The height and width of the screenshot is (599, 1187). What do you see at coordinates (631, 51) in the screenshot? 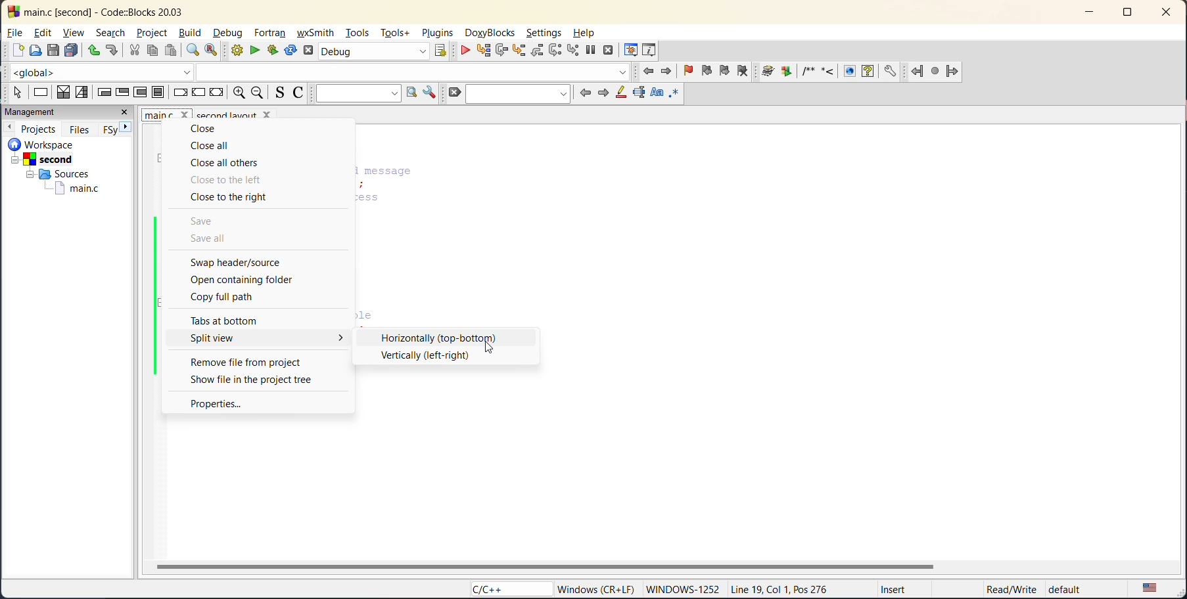
I see `debugging windows` at bounding box center [631, 51].